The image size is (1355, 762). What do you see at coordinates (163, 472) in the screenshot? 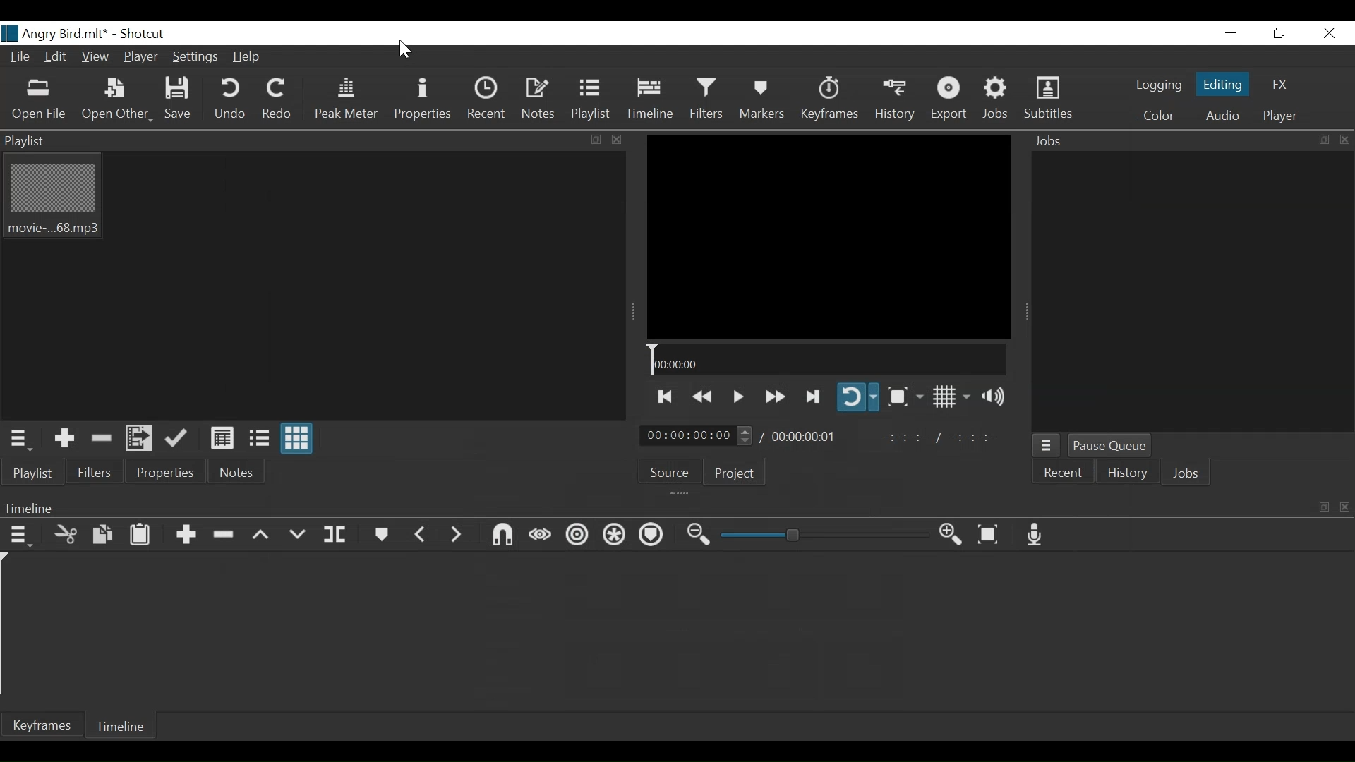
I see `Properties` at bounding box center [163, 472].